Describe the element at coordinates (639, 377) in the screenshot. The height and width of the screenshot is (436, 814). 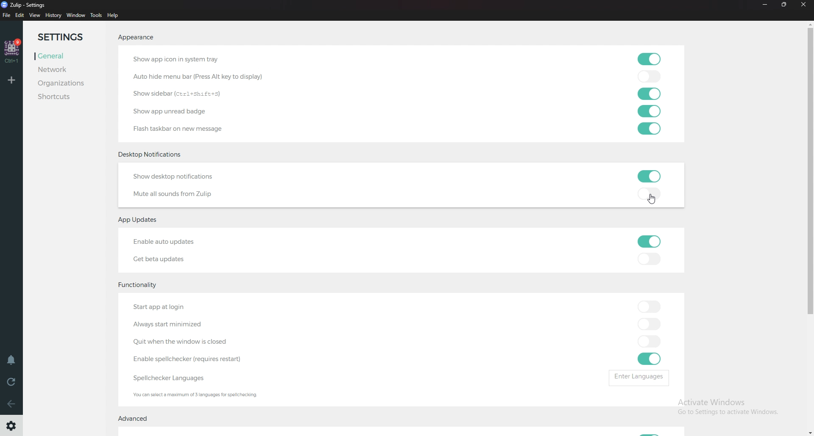
I see `enter languages` at that location.